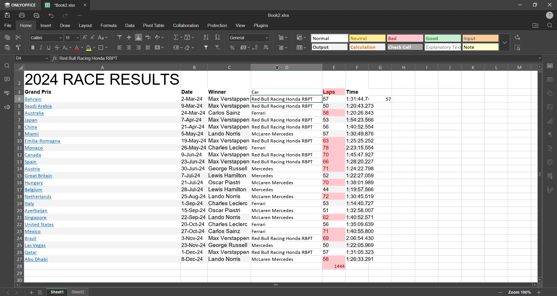  Describe the element at coordinates (8, 25) in the screenshot. I see `file` at that location.